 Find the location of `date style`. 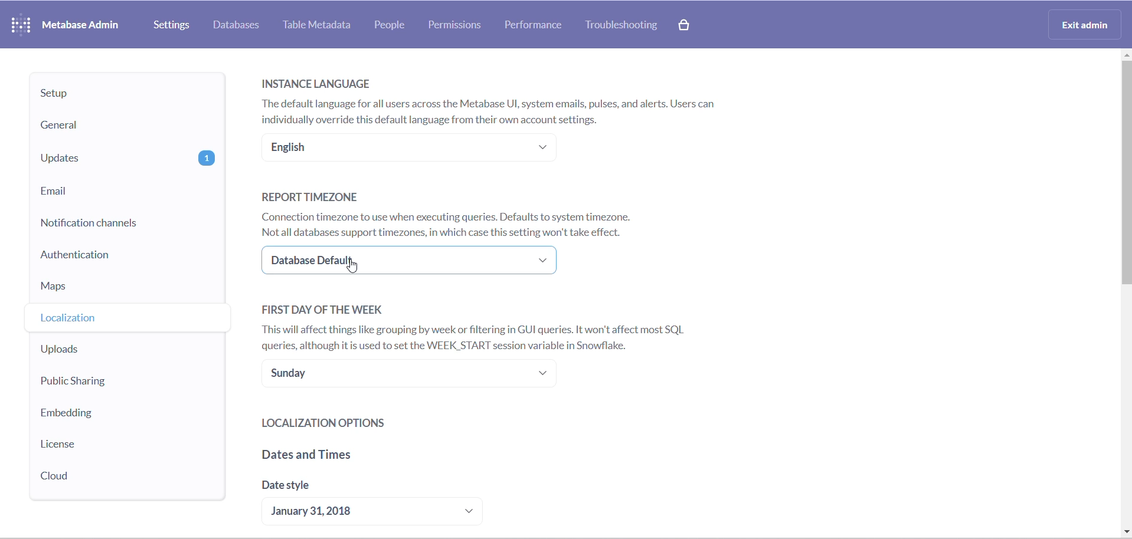

date style is located at coordinates (351, 489).